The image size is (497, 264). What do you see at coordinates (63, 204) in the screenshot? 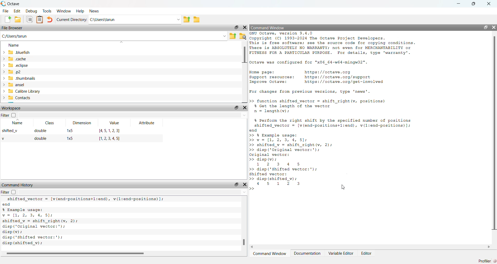
I see `end` at bounding box center [63, 204].